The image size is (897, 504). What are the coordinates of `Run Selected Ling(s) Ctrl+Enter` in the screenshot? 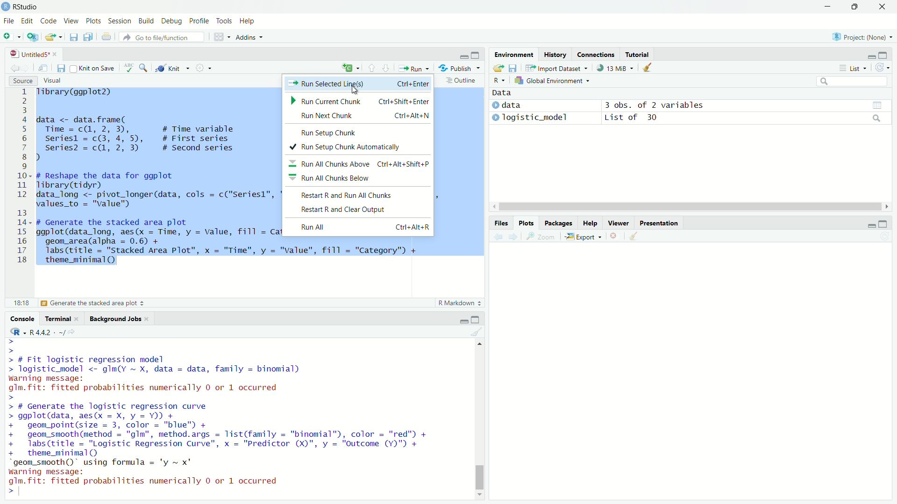 It's located at (366, 84).